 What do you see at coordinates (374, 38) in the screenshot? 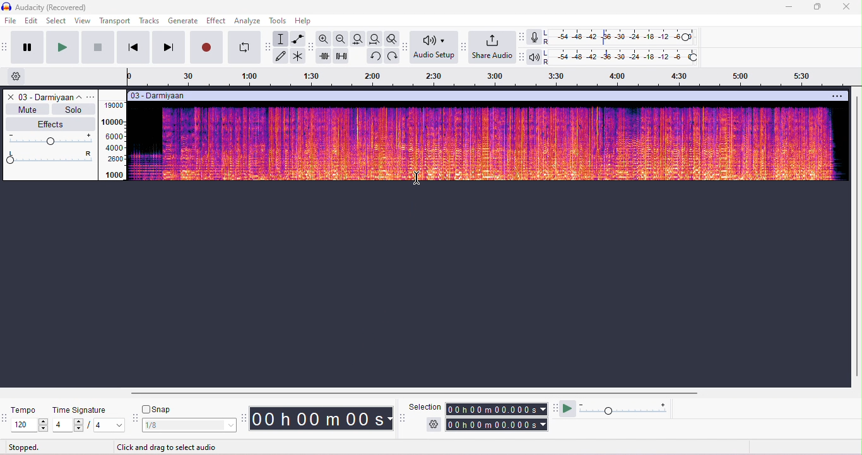
I see `fit project to width` at bounding box center [374, 38].